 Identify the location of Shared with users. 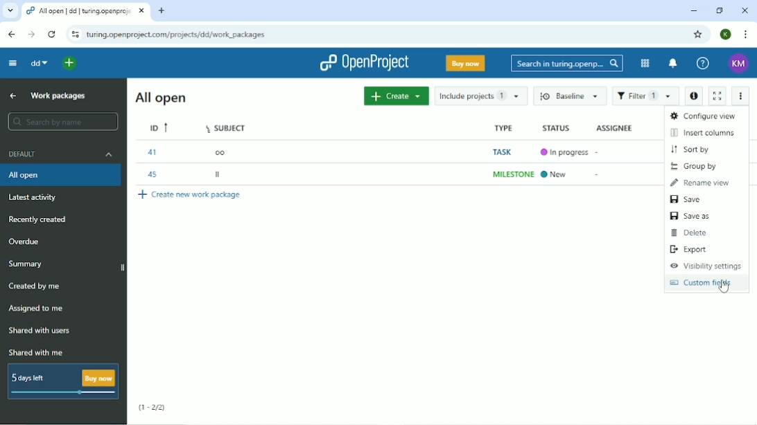
(38, 332).